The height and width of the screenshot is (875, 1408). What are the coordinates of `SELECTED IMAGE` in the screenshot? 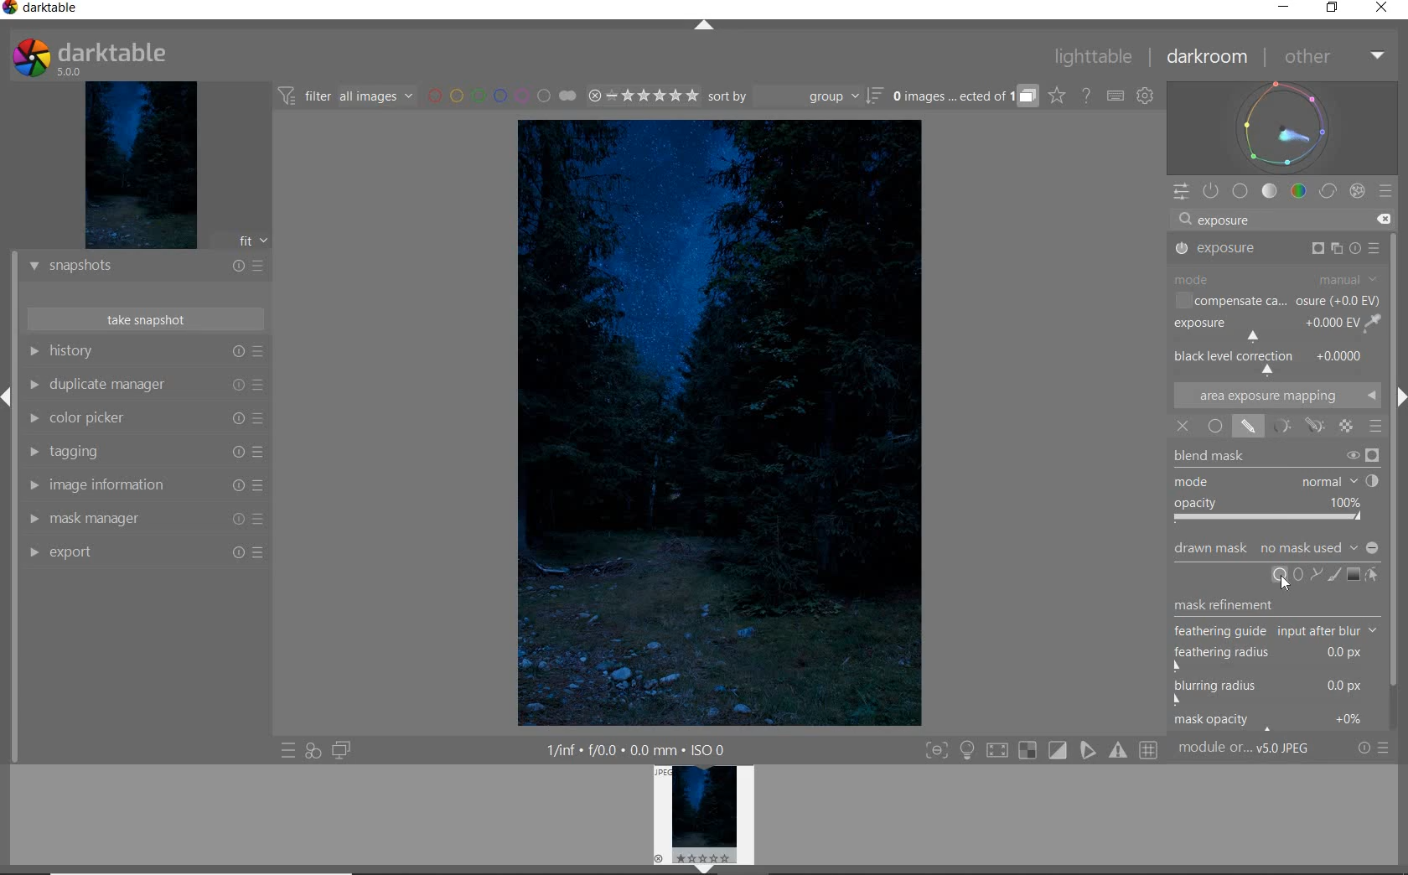 It's located at (716, 423).